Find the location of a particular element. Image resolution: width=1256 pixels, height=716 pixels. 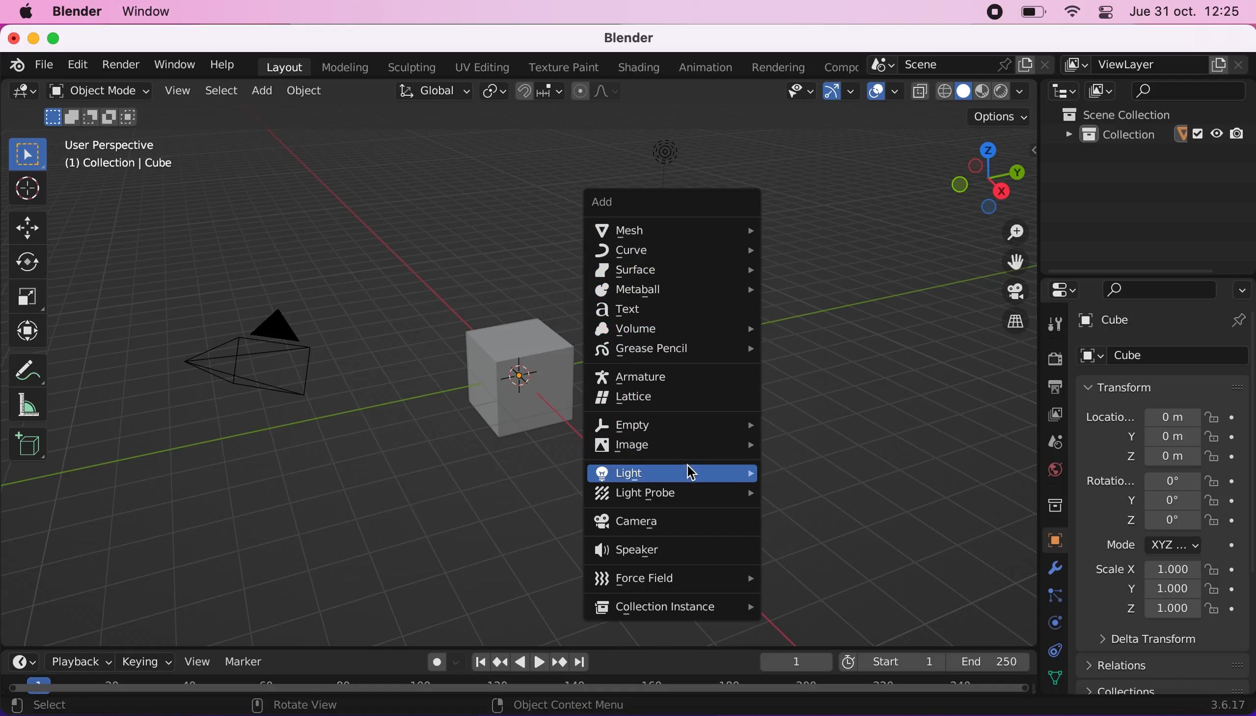

1 is located at coordinates (789, 660).